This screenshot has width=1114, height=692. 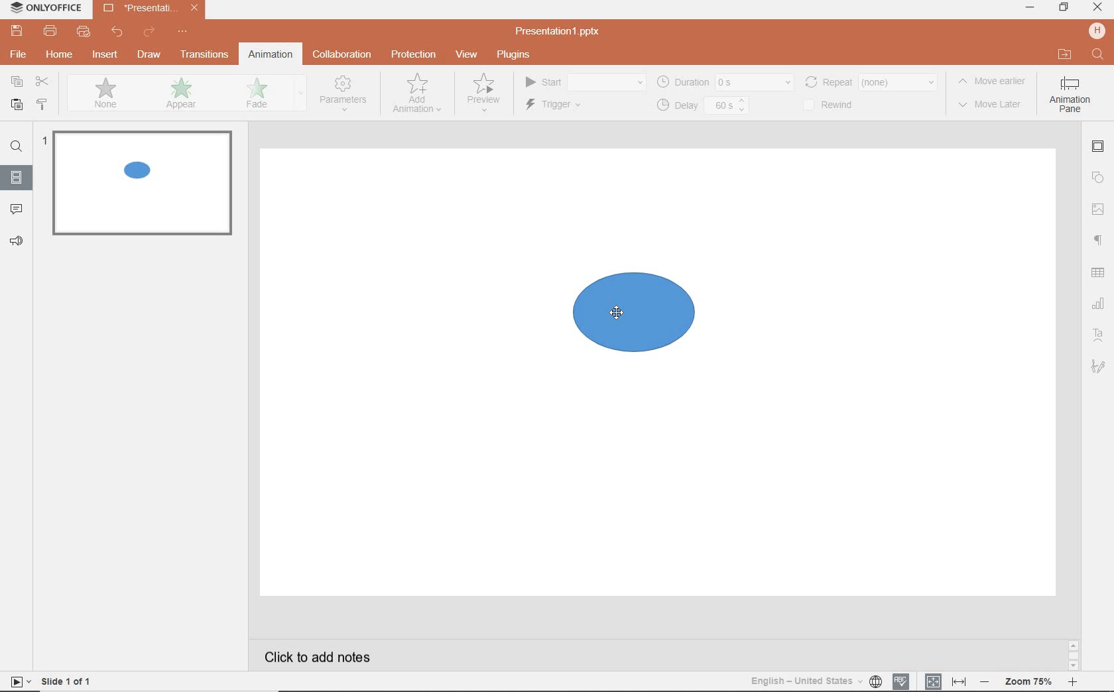 I want to click on delay, so click(x=702, y=106).